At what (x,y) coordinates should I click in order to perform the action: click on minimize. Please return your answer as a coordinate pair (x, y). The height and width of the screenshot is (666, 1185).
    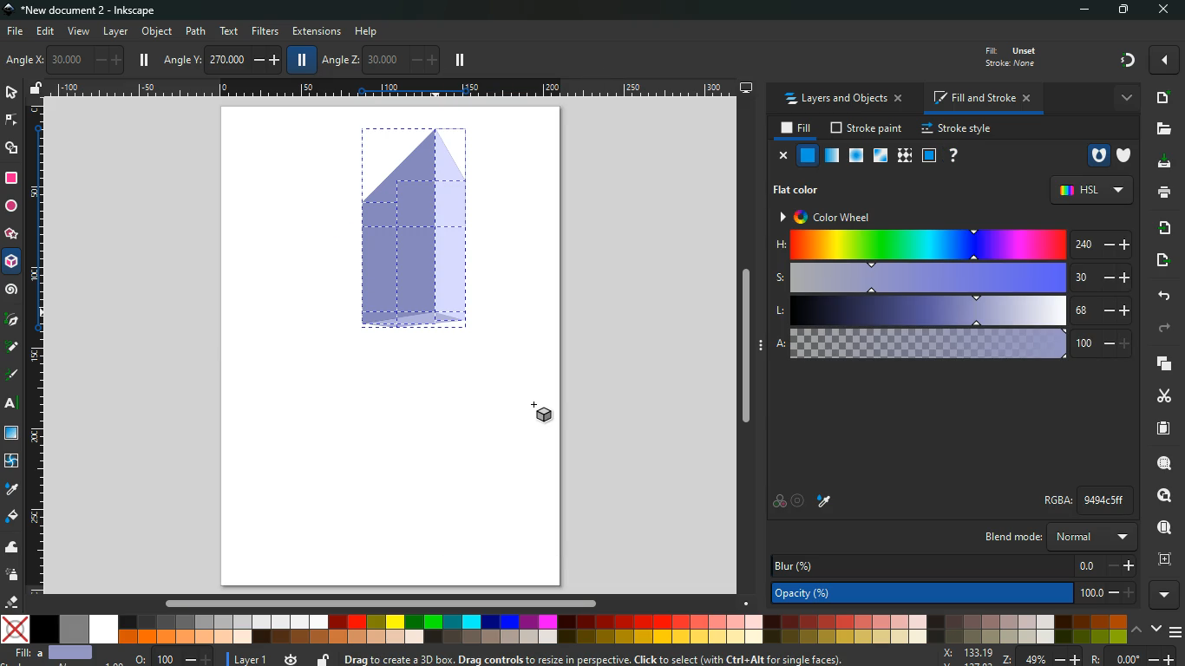
    Looking at the image, I should click on (1089, 10).